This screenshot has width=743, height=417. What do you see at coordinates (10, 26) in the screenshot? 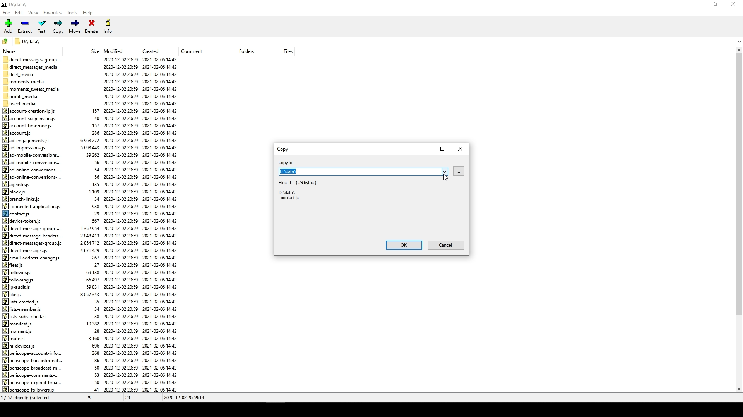
I see `Add` at bounding box center [10, 26].